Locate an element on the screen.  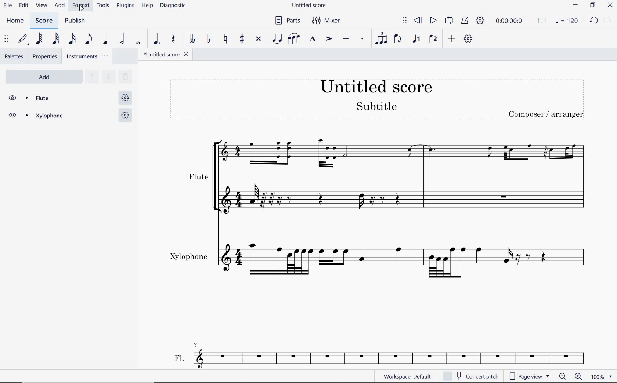
PARTS is located at coordinates (286, 20).